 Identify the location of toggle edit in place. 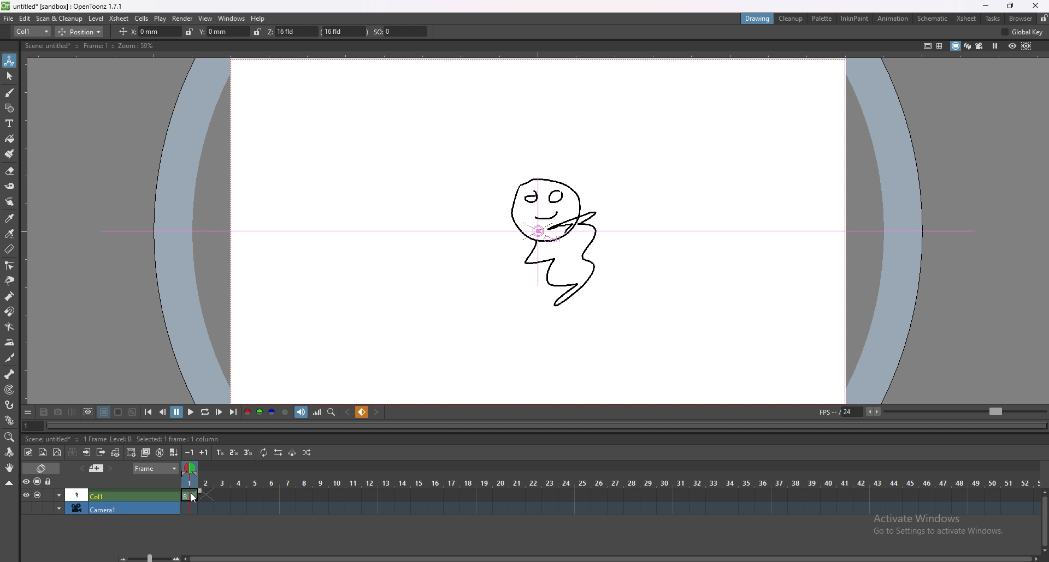
(115, 452).